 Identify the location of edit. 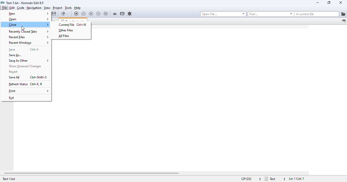
(12, 8).